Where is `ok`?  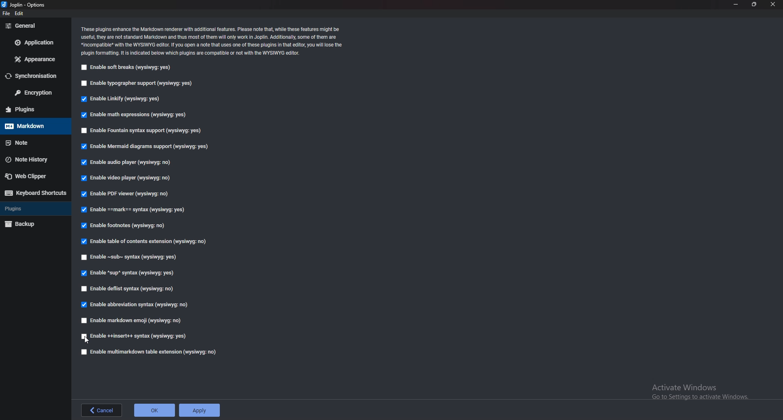 ok is located at coordinates (153, 409).